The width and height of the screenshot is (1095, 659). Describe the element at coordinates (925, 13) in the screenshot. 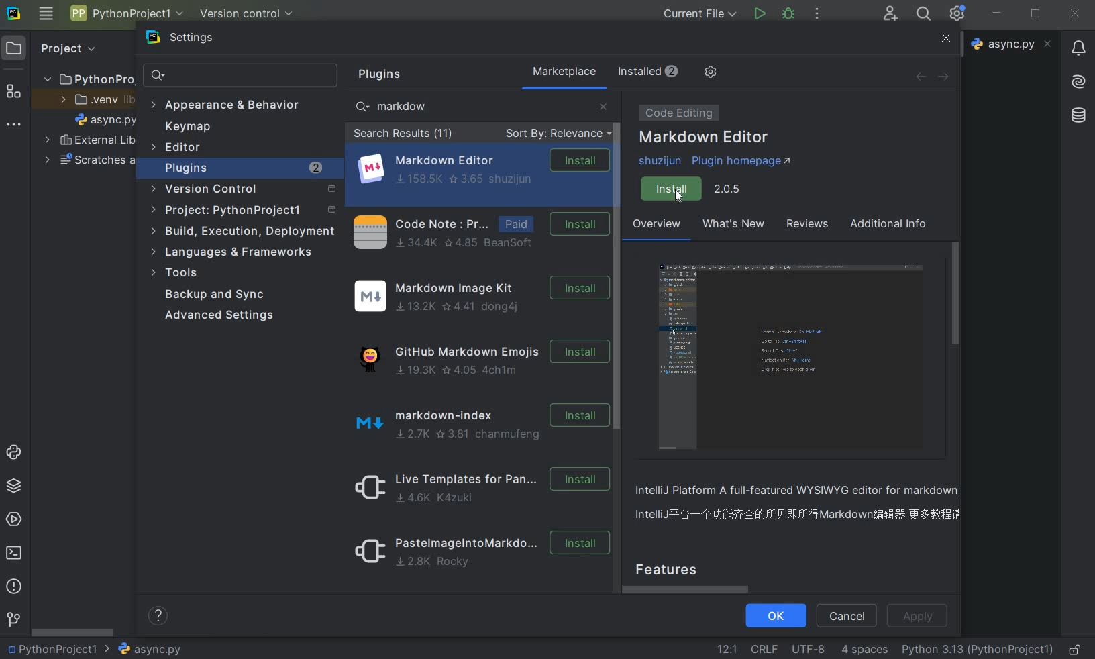

I see `search everywhere` at that location.